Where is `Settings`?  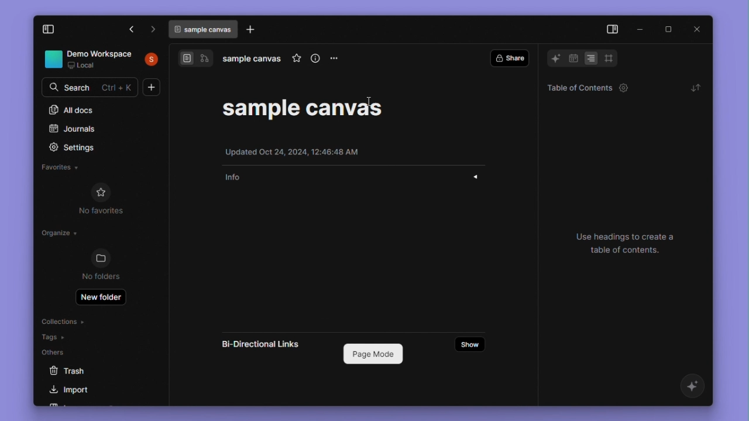 Settings is located at coordinates (80, 147).